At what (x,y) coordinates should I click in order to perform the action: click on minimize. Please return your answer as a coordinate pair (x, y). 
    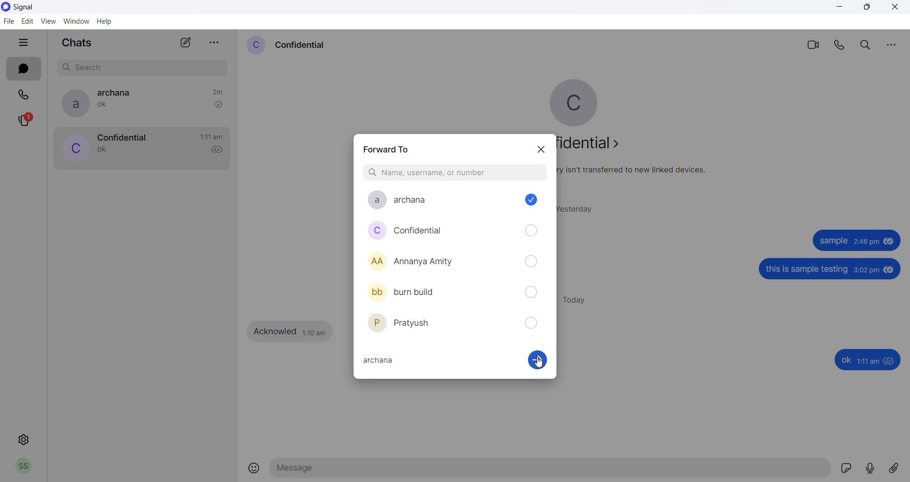
    Looking at the image, I should click on (841, 9).